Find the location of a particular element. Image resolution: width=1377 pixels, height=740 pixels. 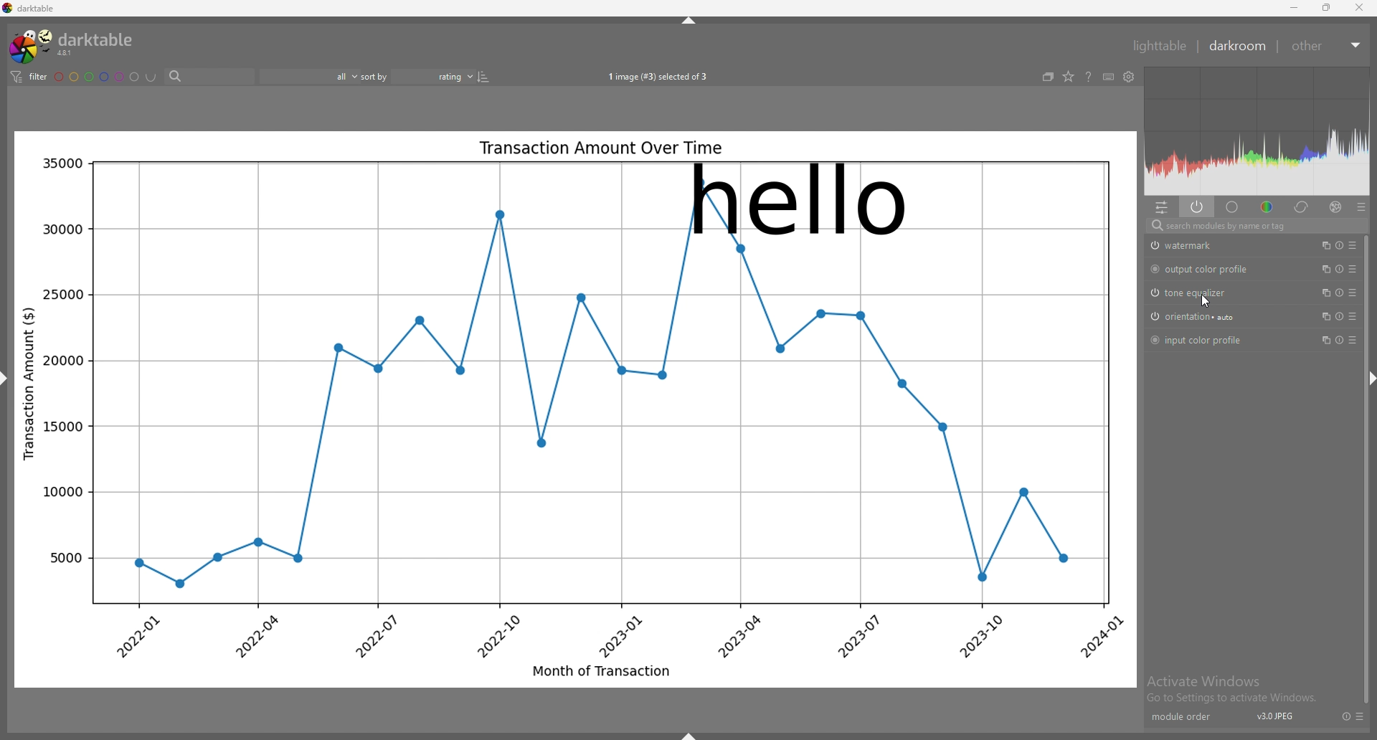

minimize is located at coordinates (1294, 8).